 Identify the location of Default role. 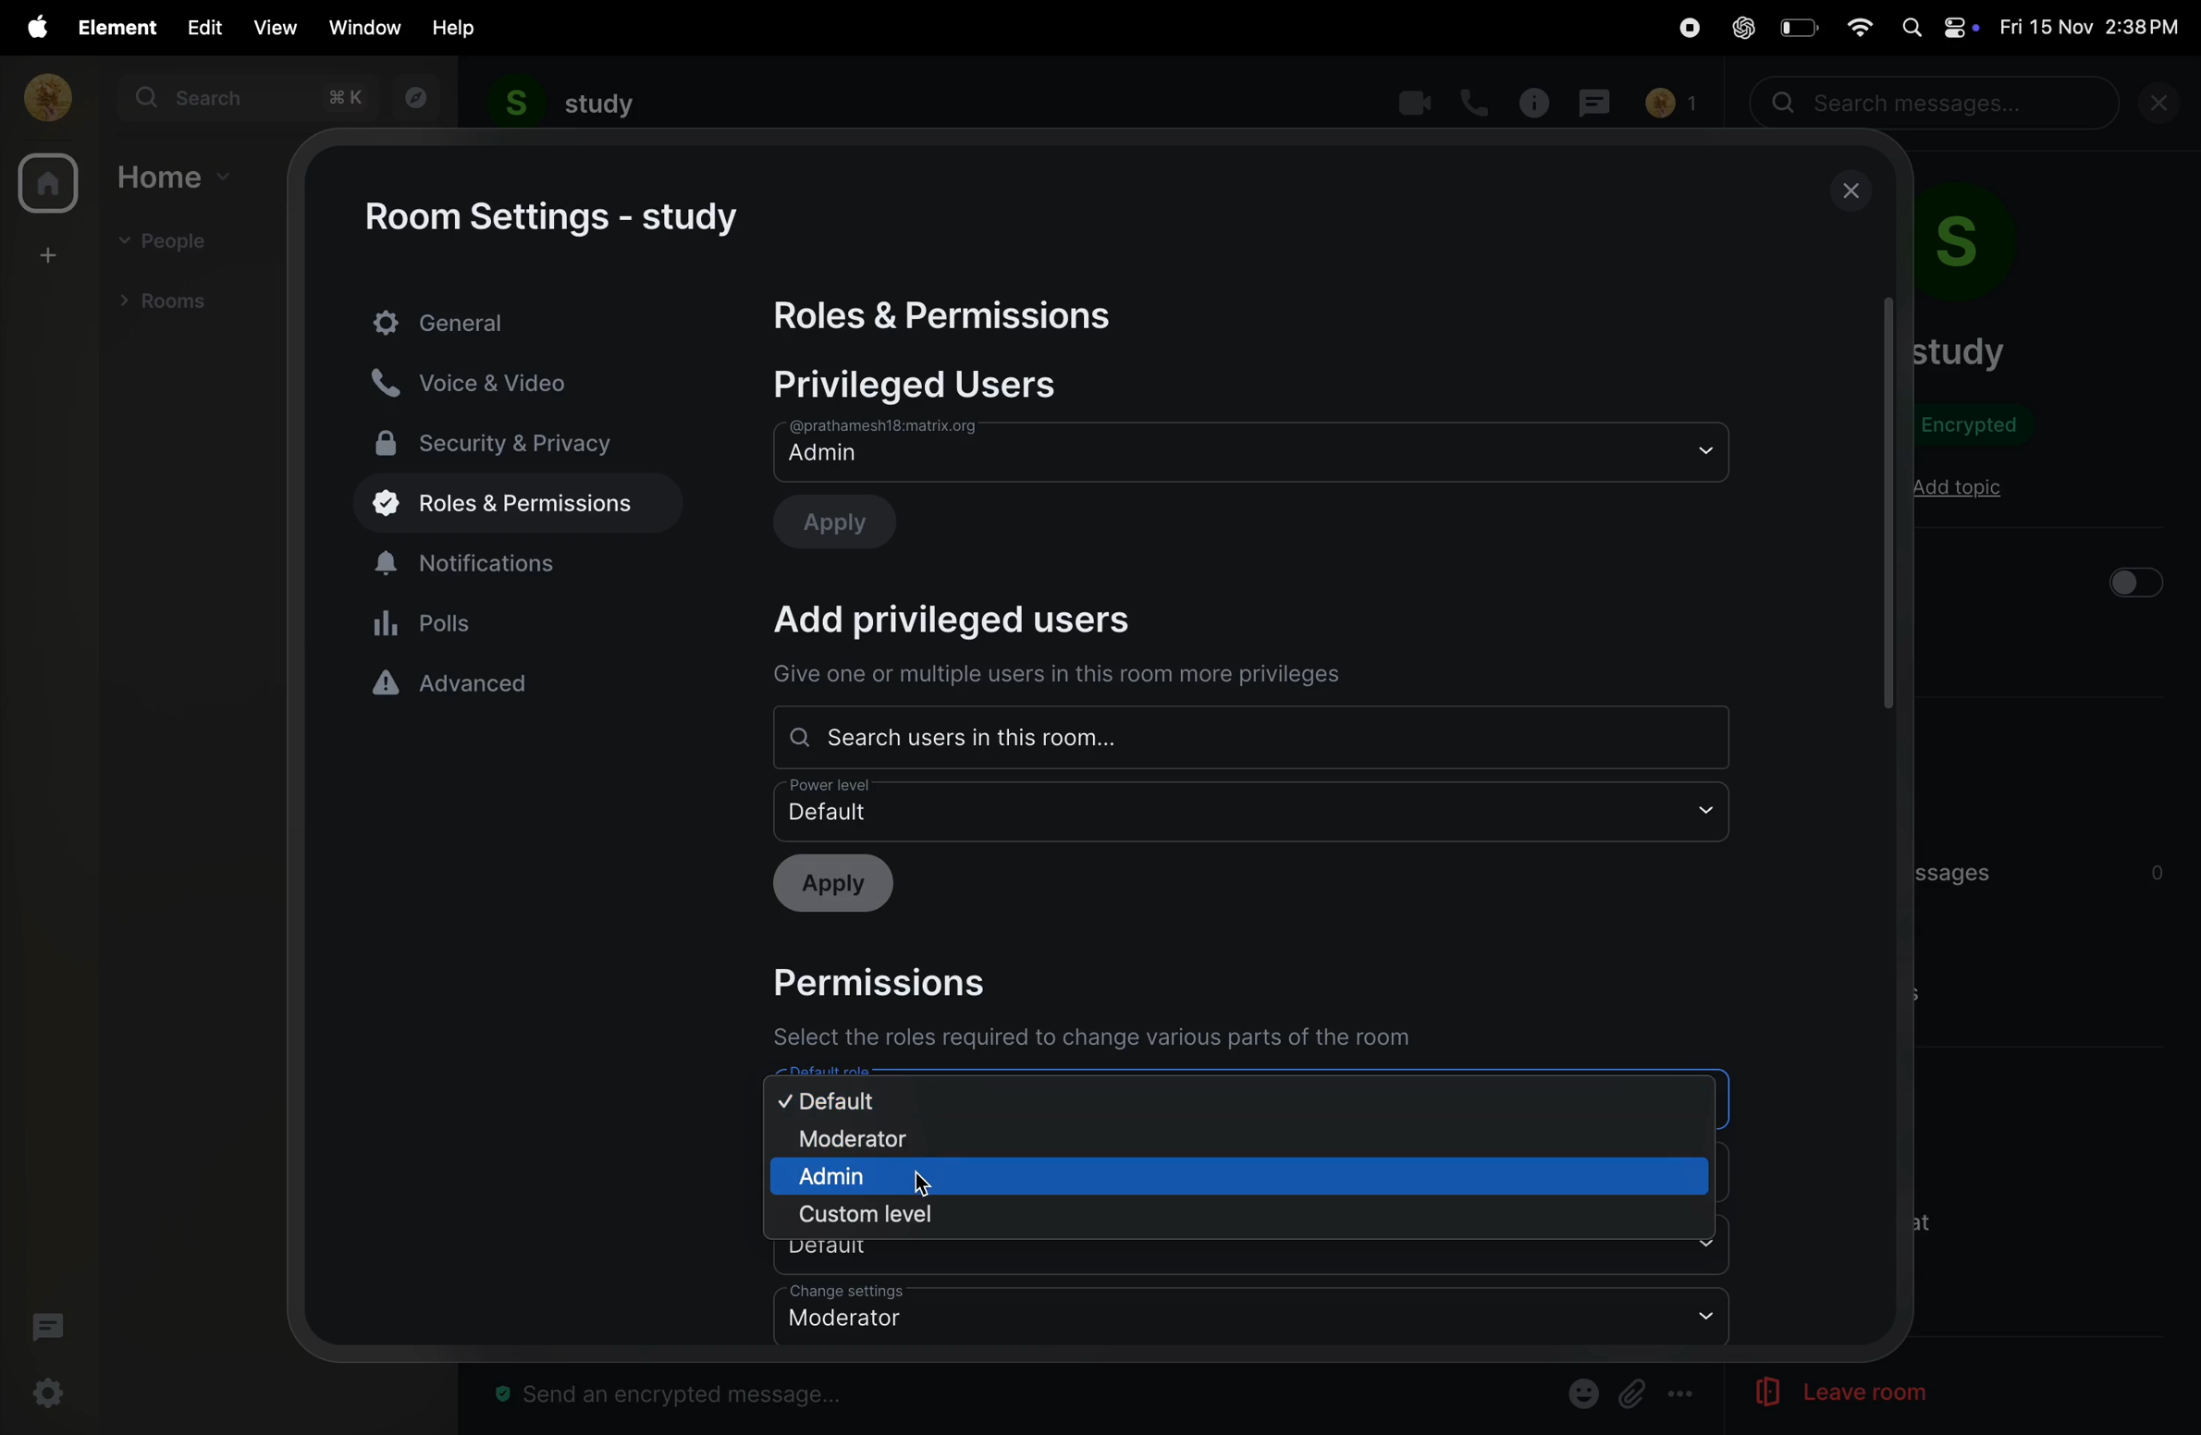
(1244, 1089).